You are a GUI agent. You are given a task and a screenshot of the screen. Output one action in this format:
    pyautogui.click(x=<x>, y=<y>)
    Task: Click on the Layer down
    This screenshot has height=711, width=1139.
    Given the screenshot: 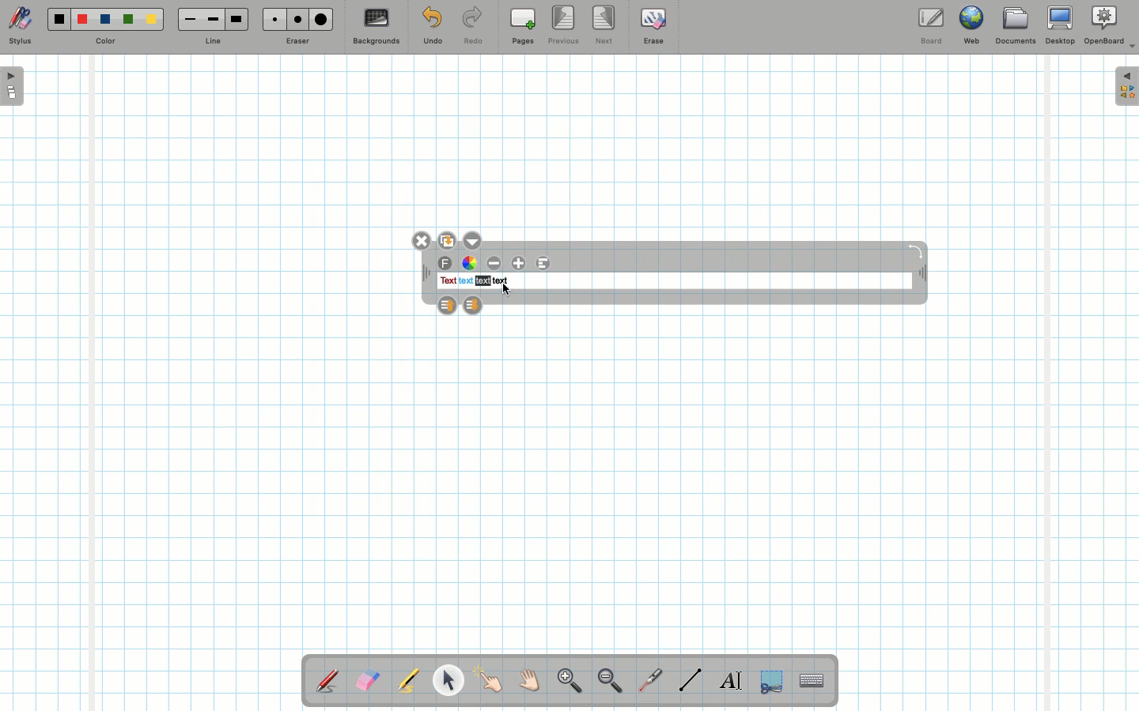 What is the action you would take?
    pyautogui.click(x=474, y=305)
    